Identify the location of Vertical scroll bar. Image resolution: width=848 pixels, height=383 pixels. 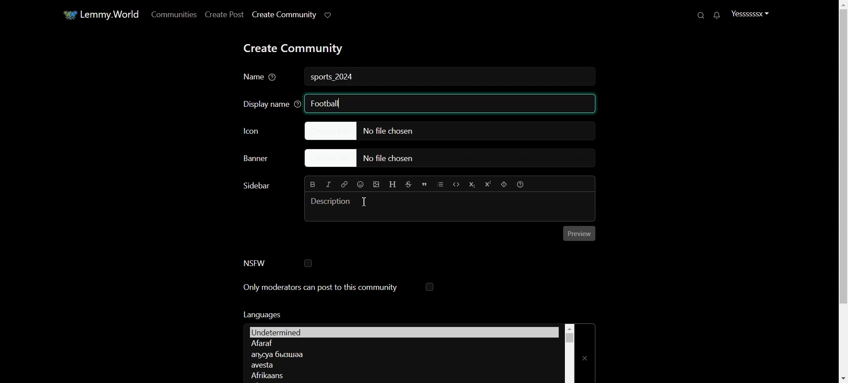
(569, 353).